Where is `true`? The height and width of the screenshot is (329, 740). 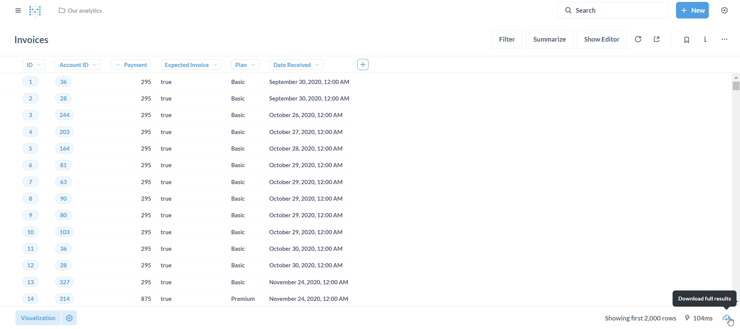 true is located at coordinates (172, 149).